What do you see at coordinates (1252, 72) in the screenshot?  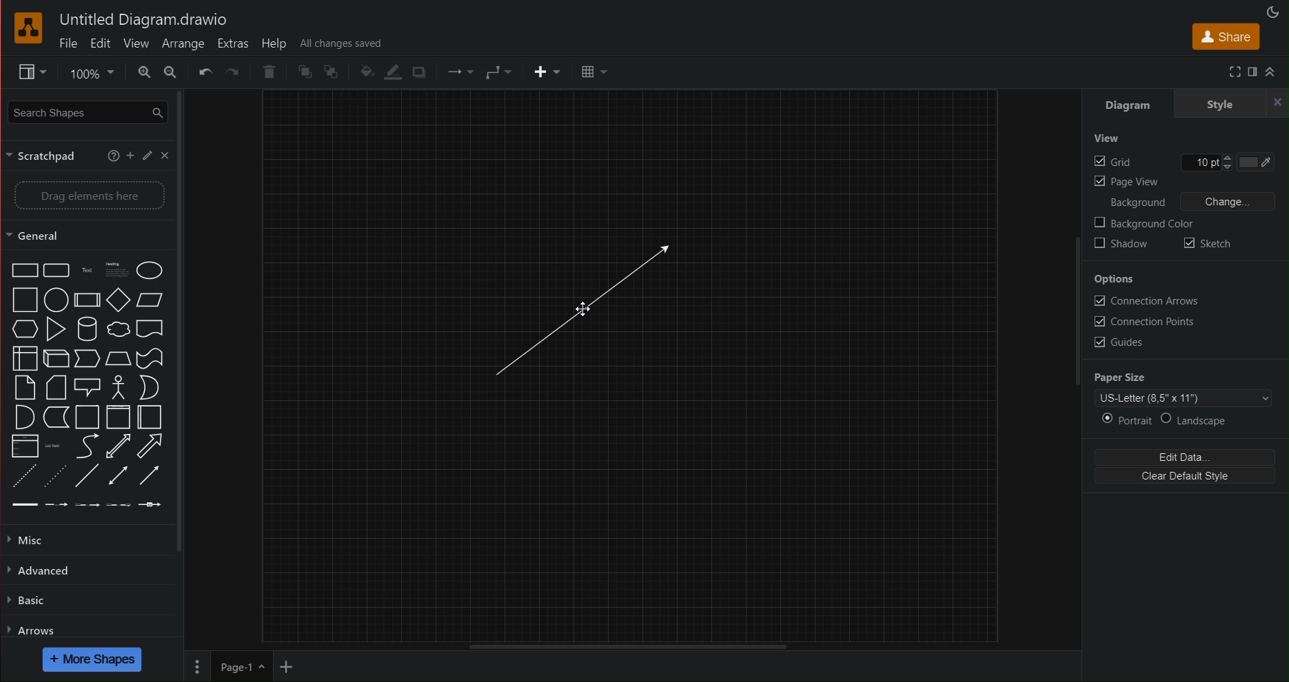 I see `bookmark` at bounding box center [1252, 72].